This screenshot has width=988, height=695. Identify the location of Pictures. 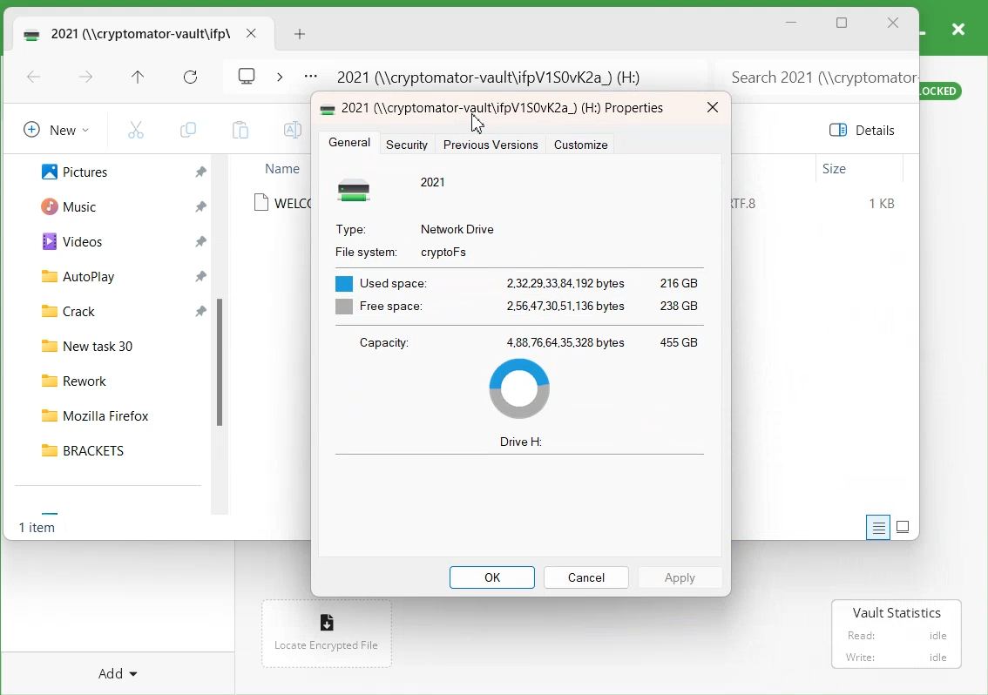
(65, 170).